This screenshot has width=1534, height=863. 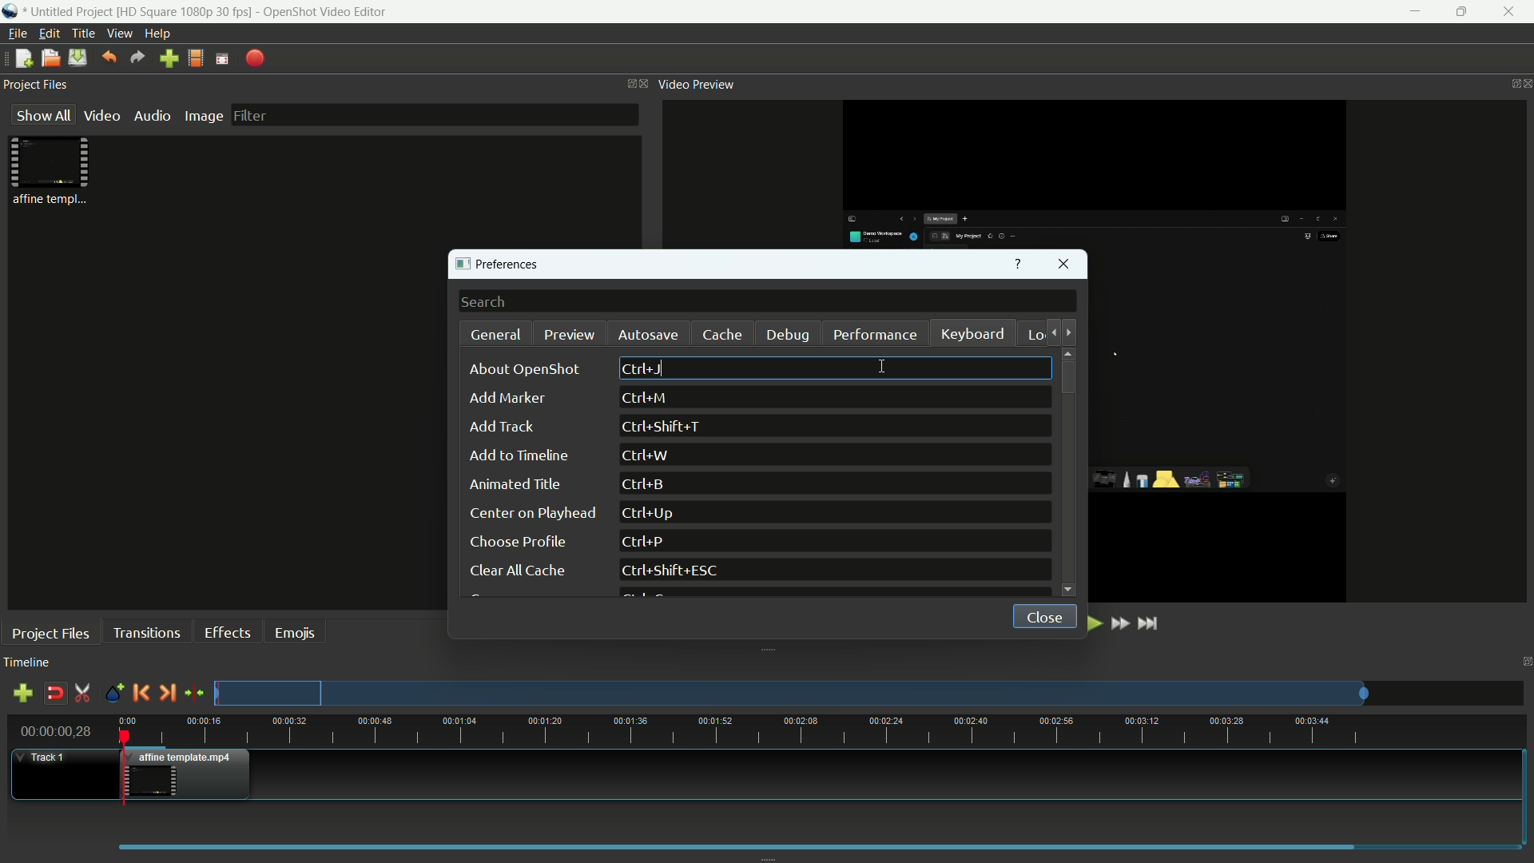 I want to click on general, so click(x=497, y=335).